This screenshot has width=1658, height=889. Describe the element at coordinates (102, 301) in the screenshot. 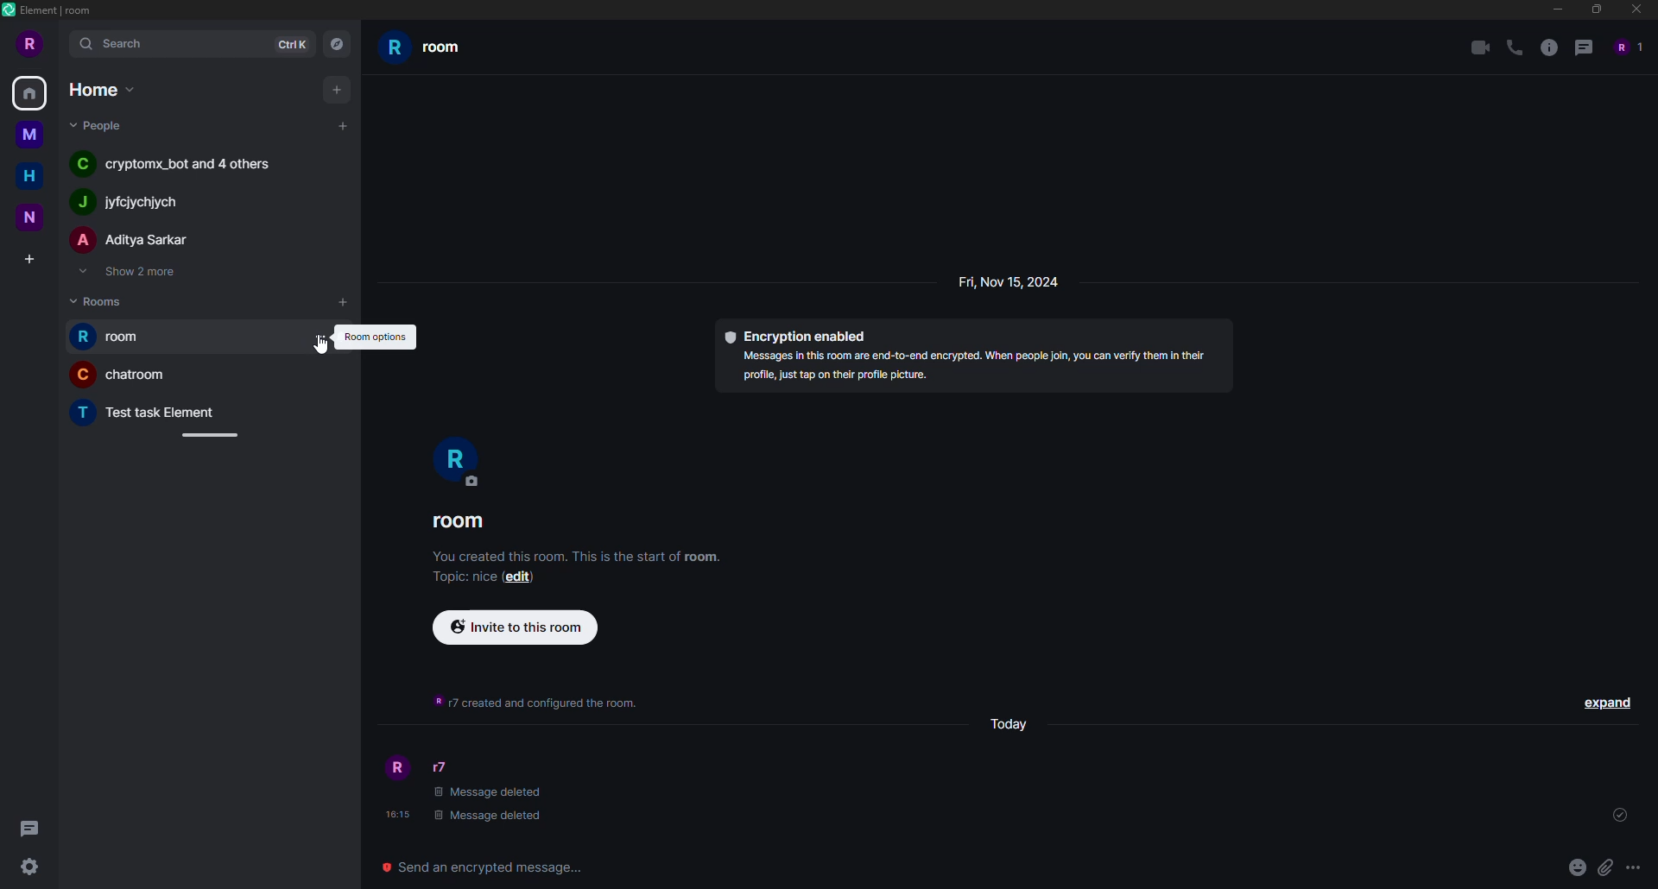

I see `rooms` at that location.